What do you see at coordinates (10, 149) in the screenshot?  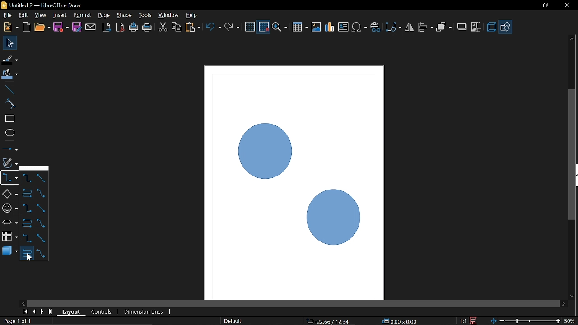 I see `Lines and arrows` at bounding box center [10, 149].